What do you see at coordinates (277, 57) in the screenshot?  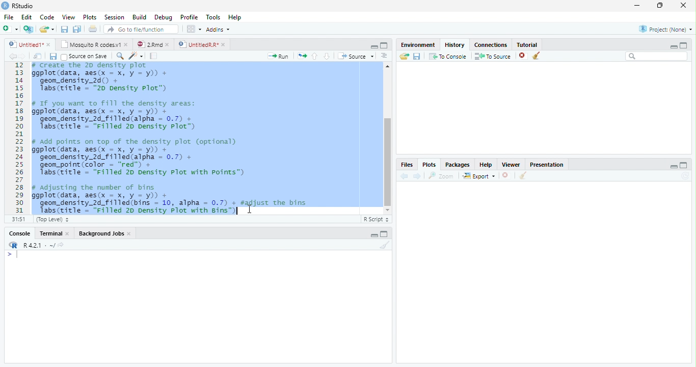 I see `Run` at bounding box center [277, 57].